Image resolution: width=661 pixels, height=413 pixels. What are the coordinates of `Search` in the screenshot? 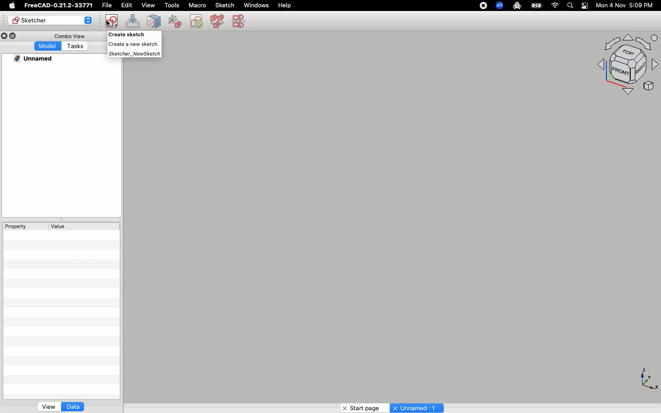 It's located at (570, 5).